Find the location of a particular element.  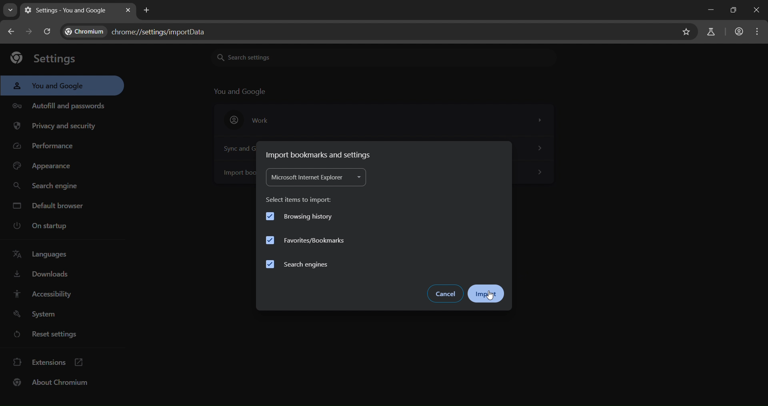

performance  is located at coordinates (46, 147).